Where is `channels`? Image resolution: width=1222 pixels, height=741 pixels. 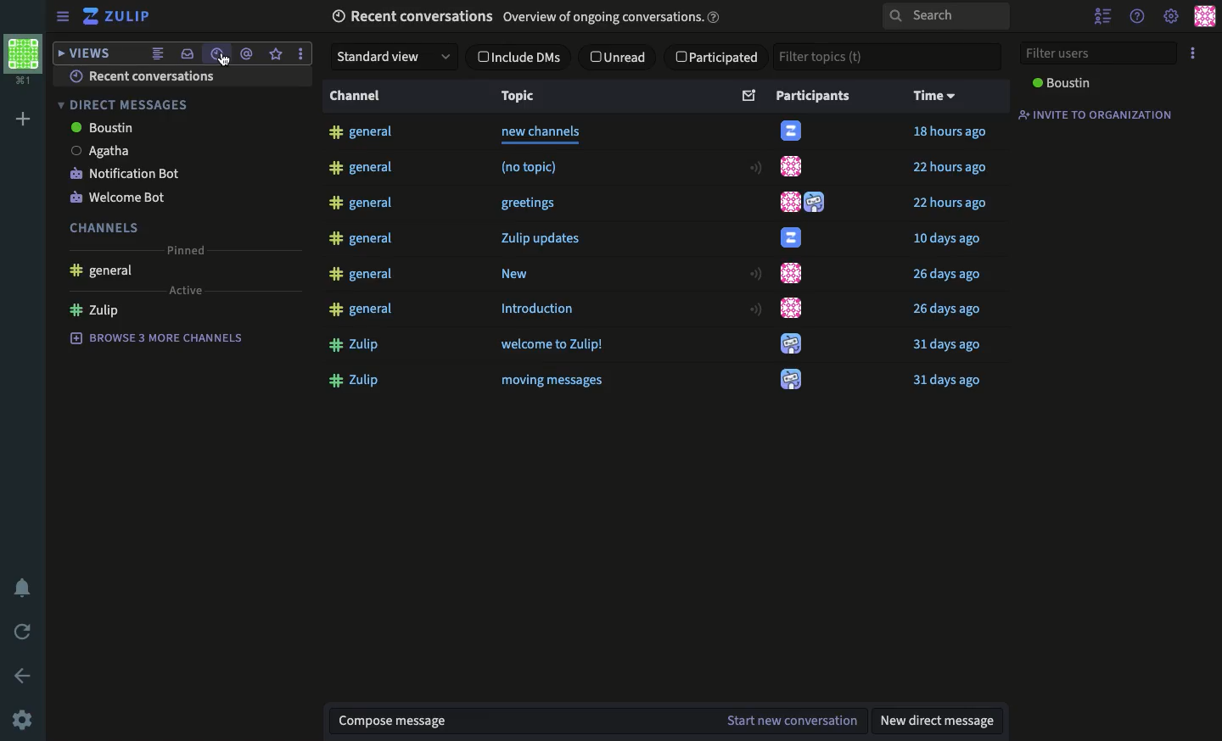 channels is located at coordinates (97, 226).